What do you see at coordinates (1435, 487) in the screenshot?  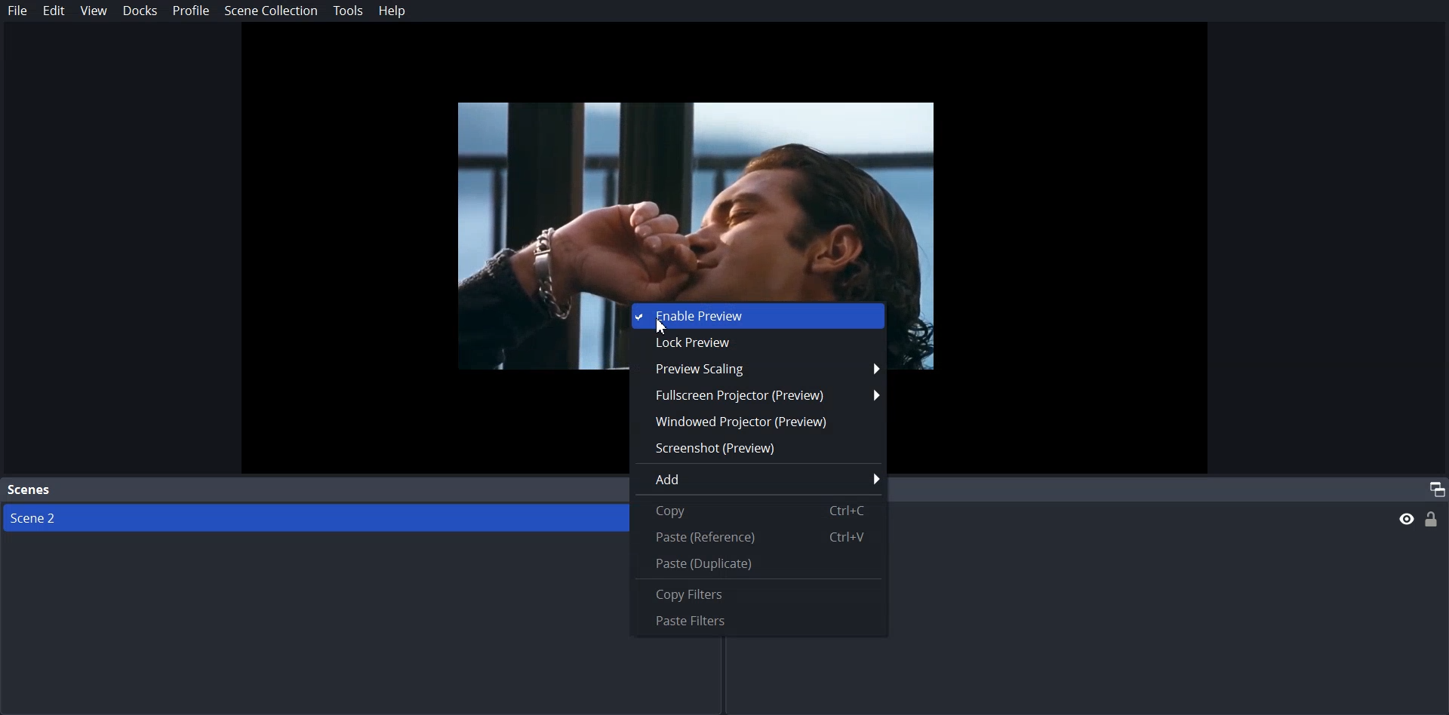 I see `Maximize` at bounding box center [1435, 487].